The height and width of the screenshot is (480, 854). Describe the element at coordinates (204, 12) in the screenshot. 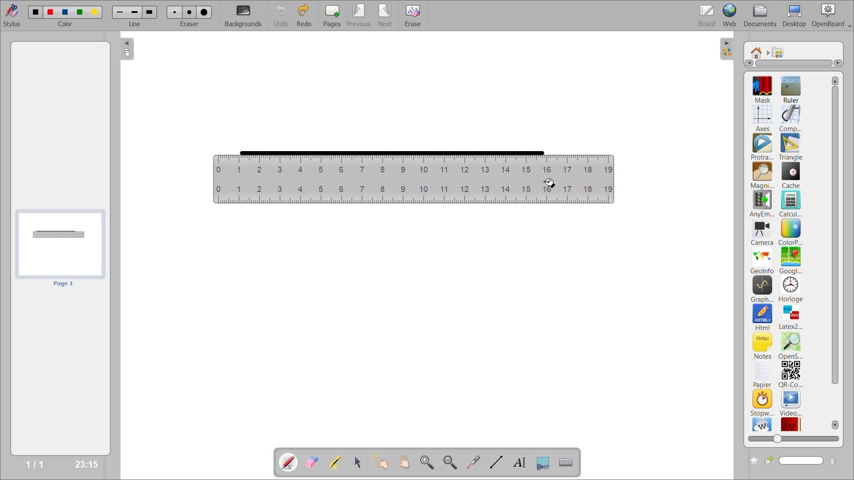

I see `eraser 3` at that location.